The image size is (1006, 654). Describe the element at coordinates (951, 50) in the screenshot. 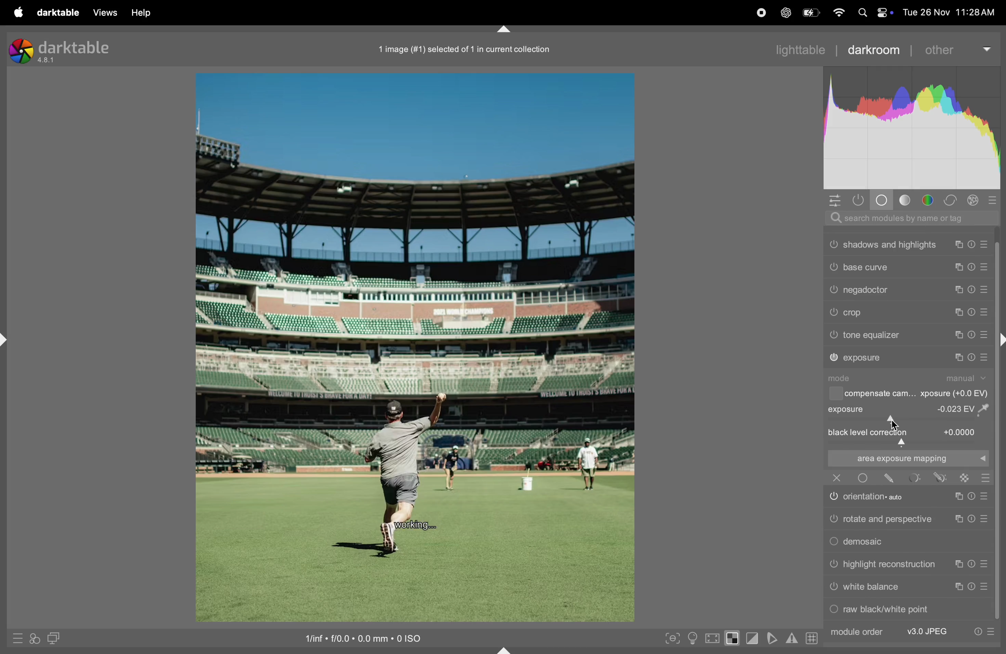

I see `other` at that location.